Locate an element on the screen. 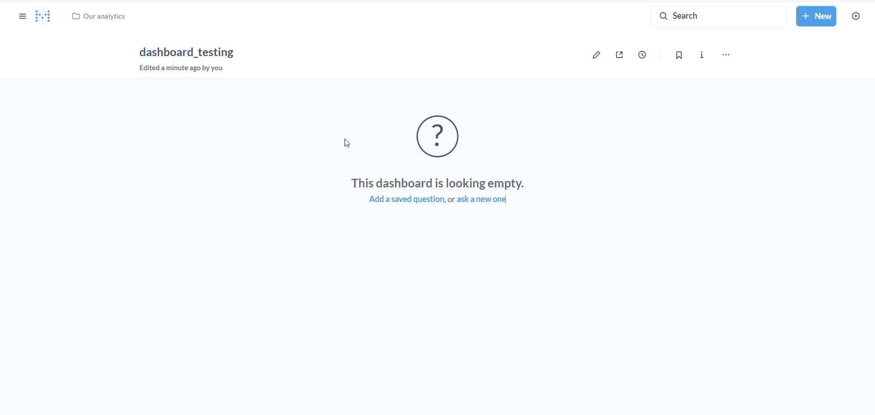 This screenshot has width=875, height=415. our analytics  is located at coordinates (110, 18).